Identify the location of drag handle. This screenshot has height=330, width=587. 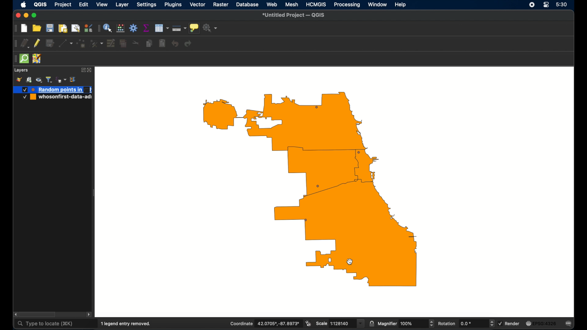
(98, 28).